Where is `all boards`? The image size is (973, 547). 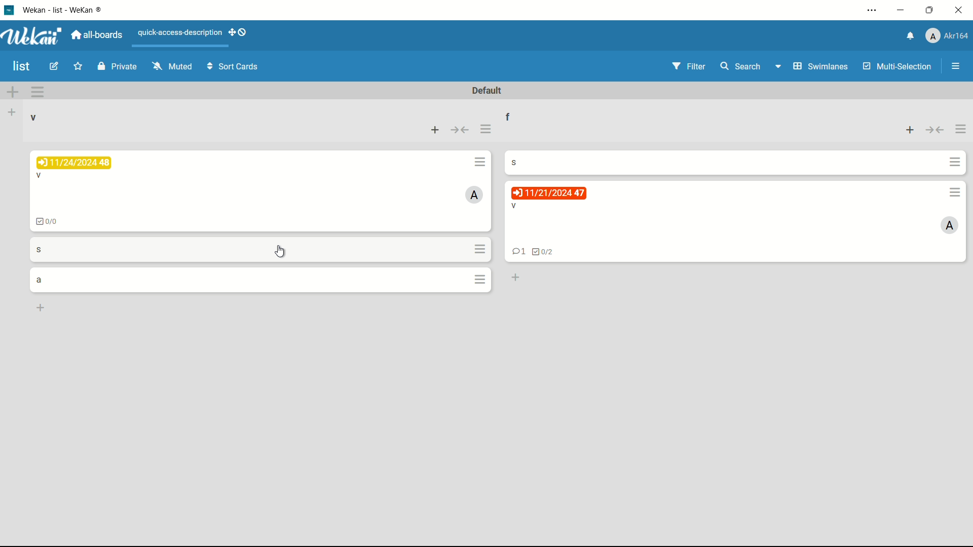
all boards is located at coordinates (96, 35).